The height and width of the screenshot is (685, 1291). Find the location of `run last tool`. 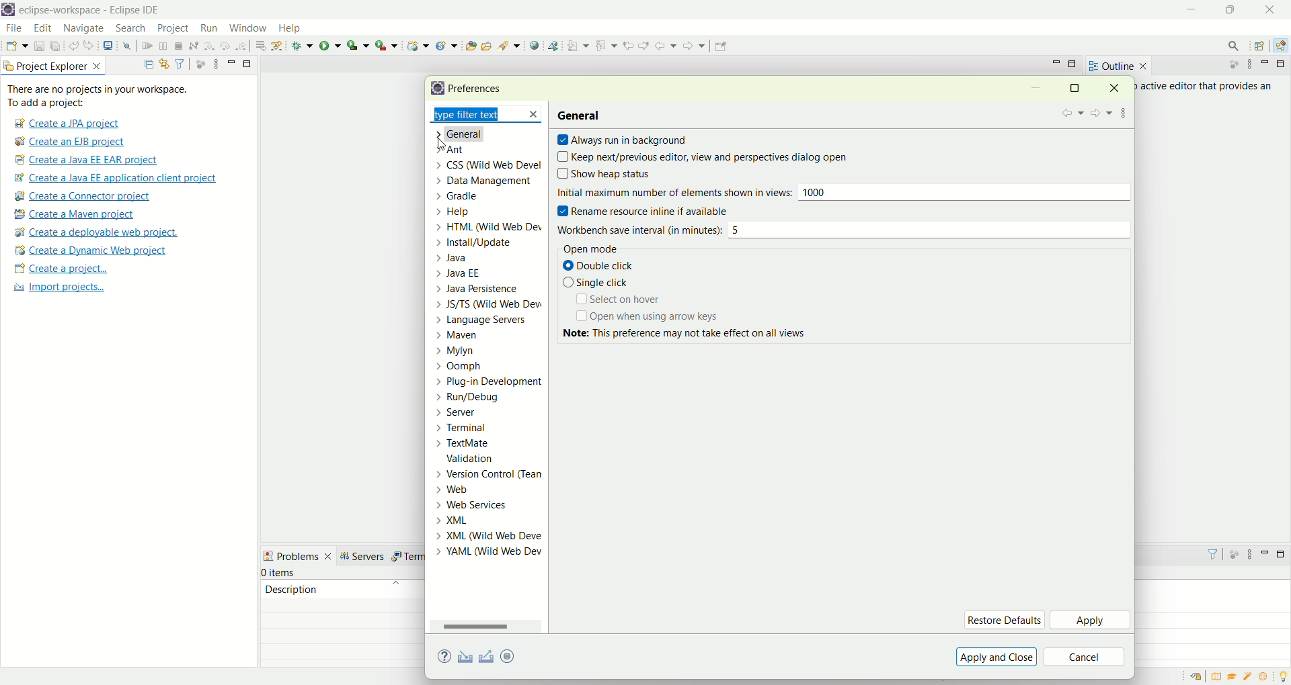

run last tool is located at coordinates (388, 45).